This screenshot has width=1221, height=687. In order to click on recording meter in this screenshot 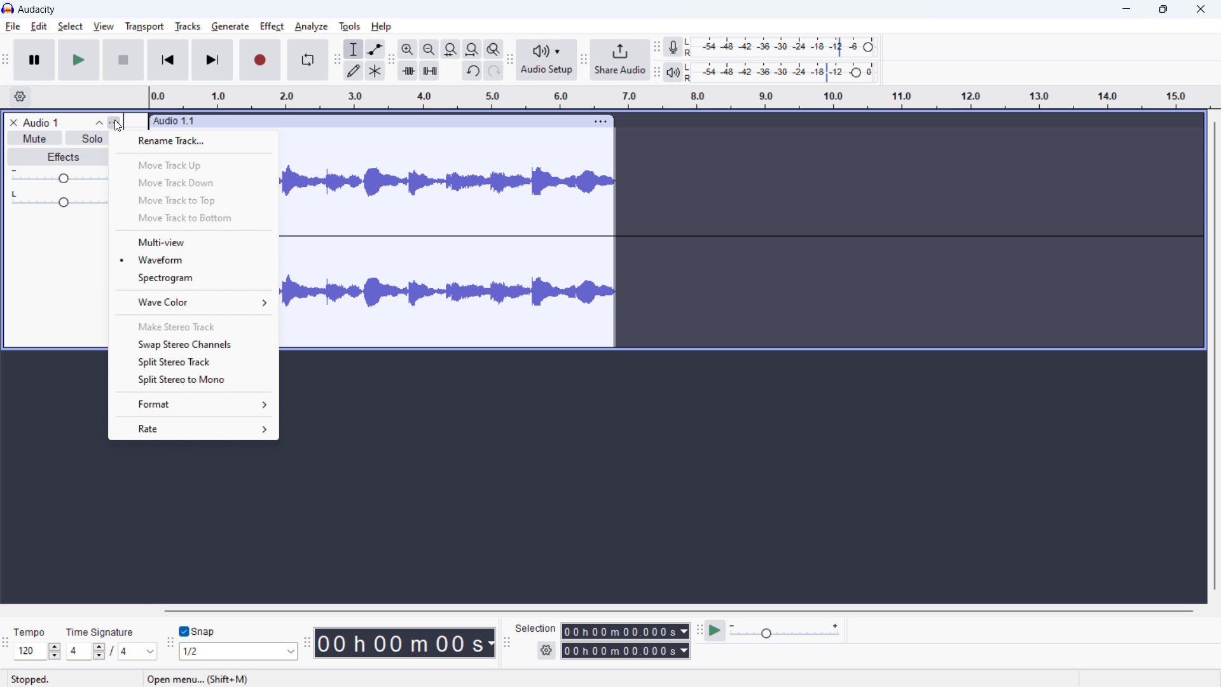, I will do `click(675, 46)`.